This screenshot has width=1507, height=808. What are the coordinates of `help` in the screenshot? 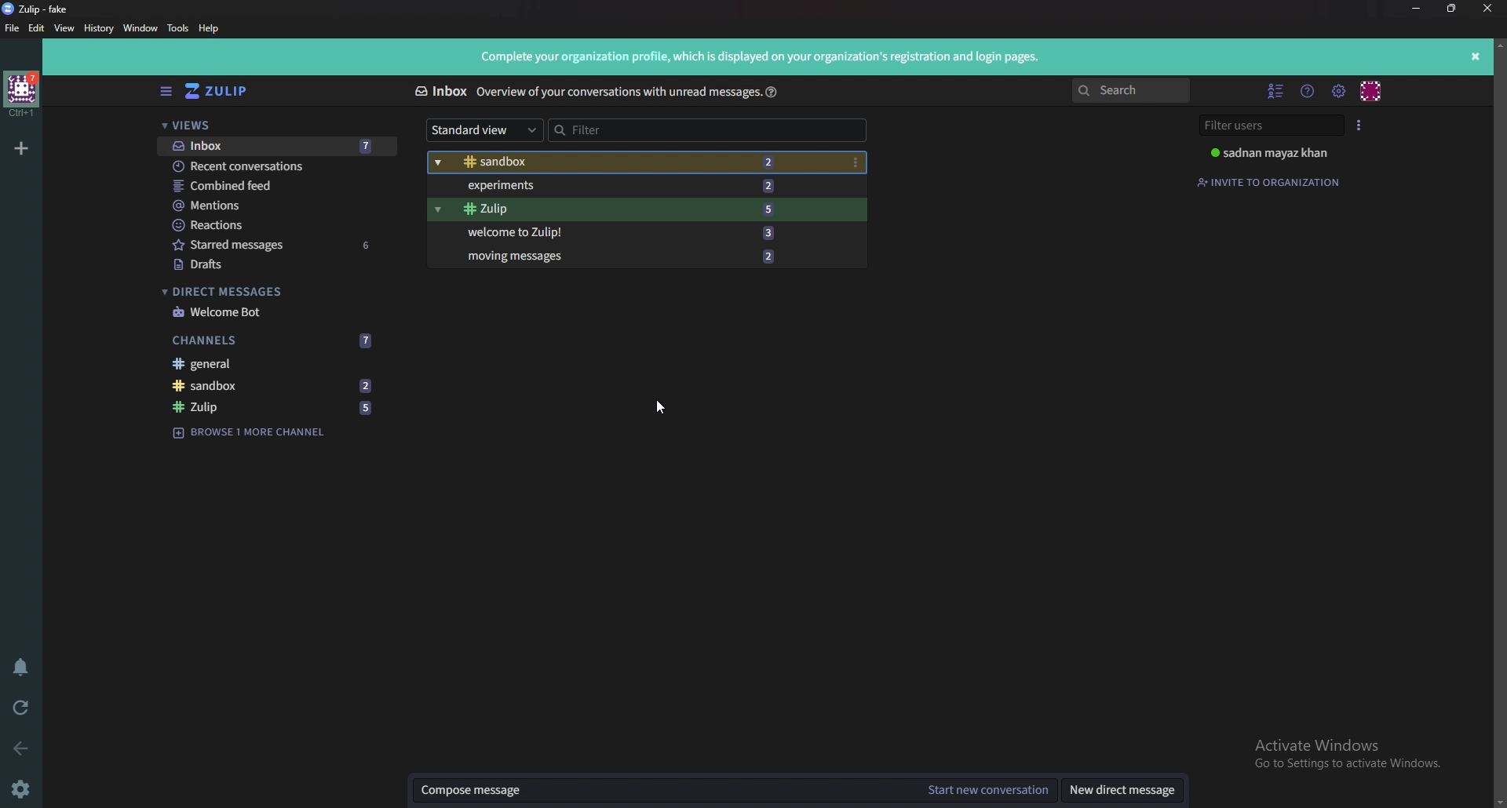 It's located at (772, 91).